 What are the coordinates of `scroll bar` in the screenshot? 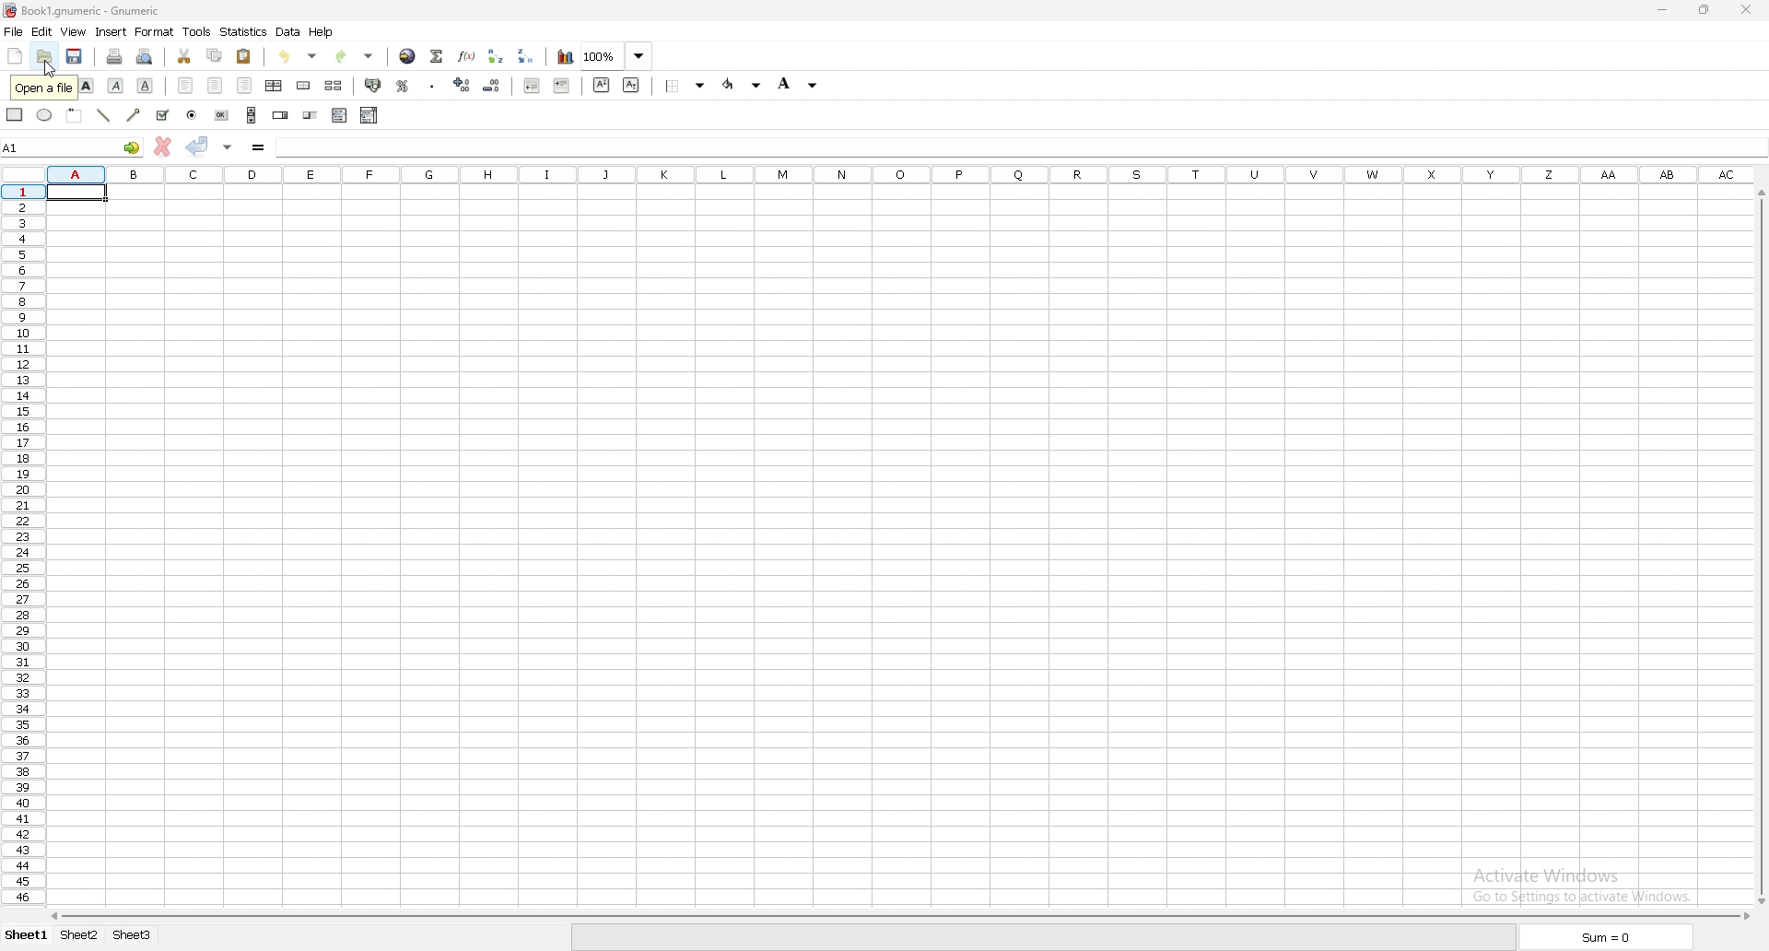 It's located at (899, 916).